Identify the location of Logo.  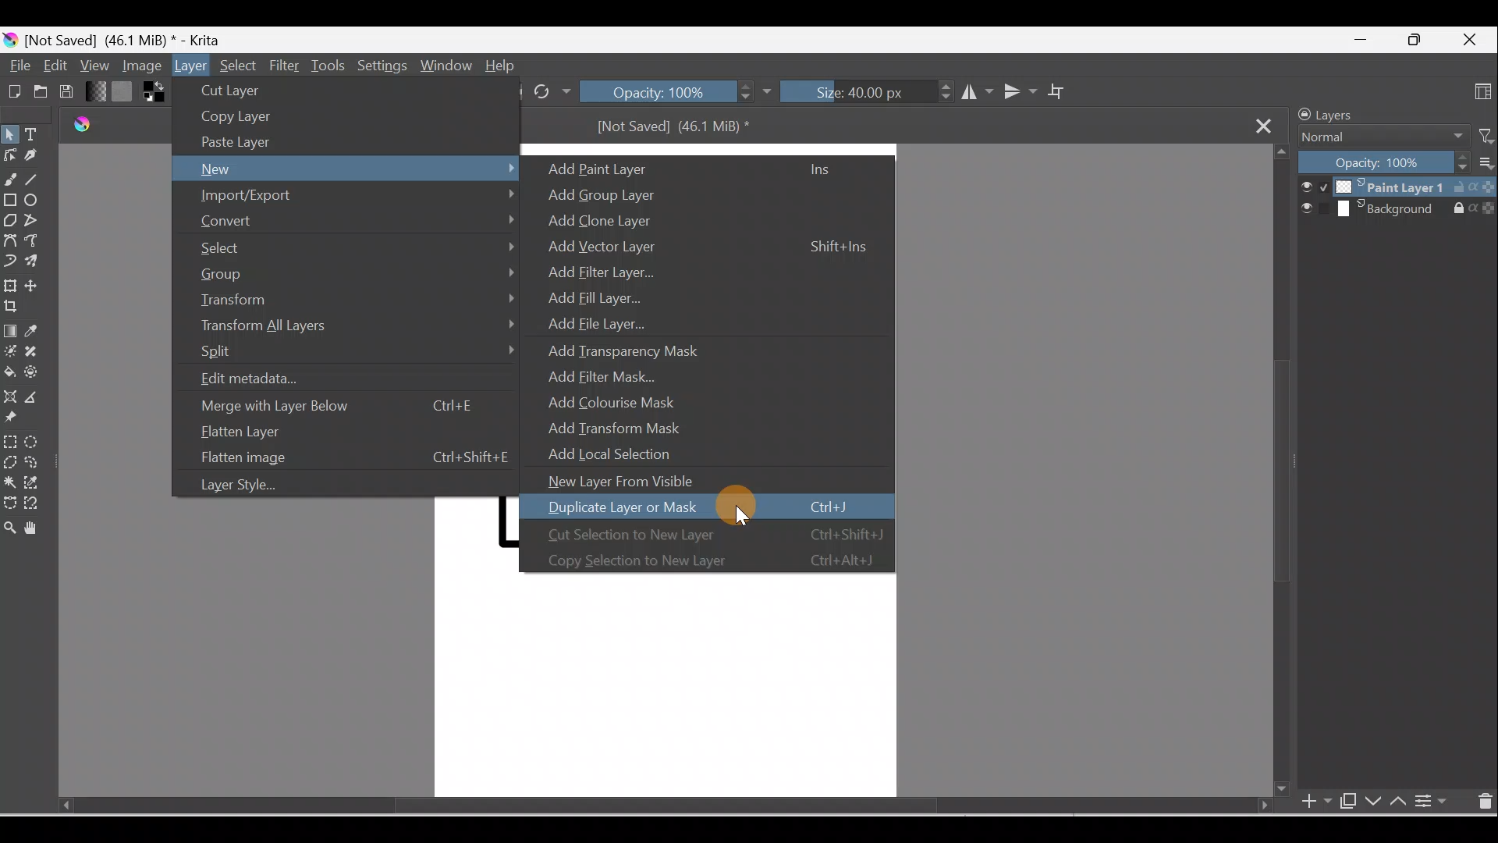
(77, 126).